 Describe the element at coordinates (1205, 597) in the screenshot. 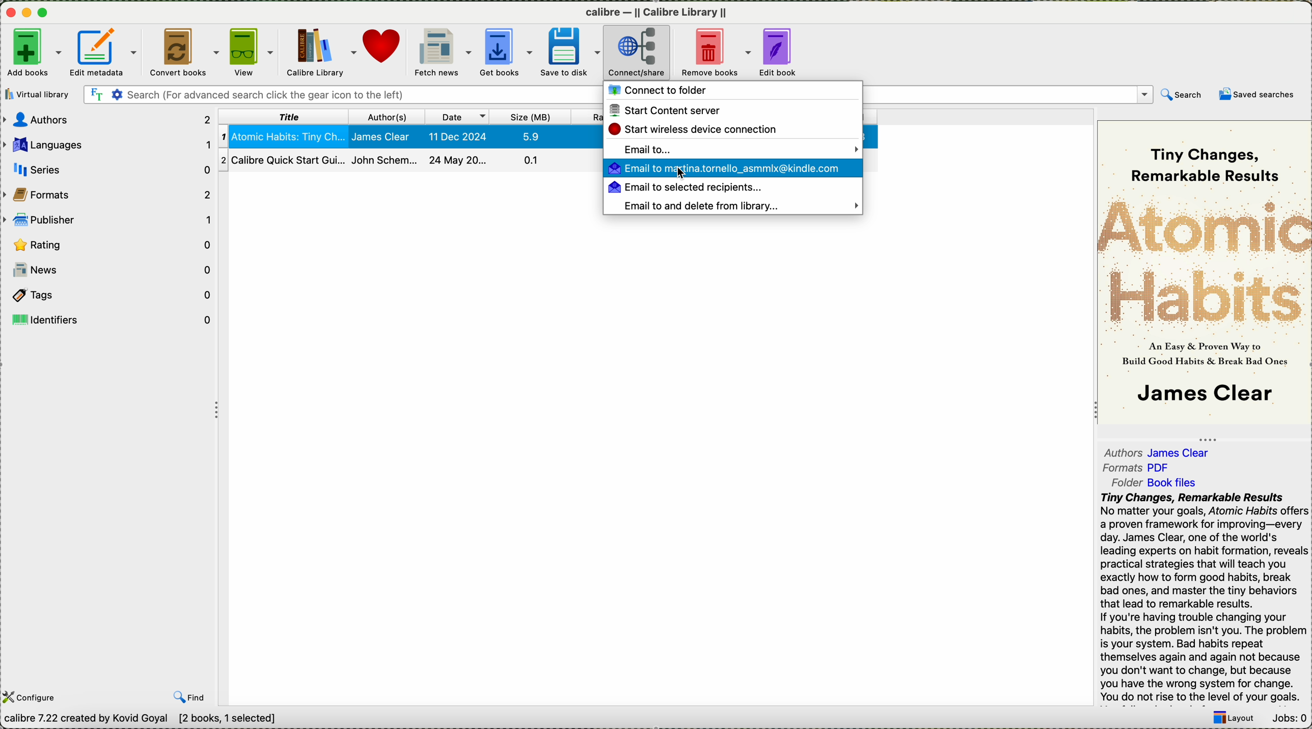

I see `summary` at that location.